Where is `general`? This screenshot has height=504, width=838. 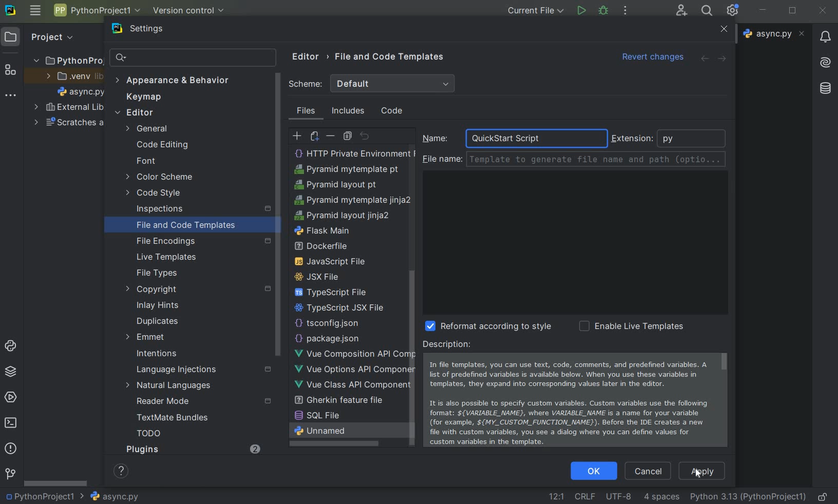
general is located at coordinates (150, 129).